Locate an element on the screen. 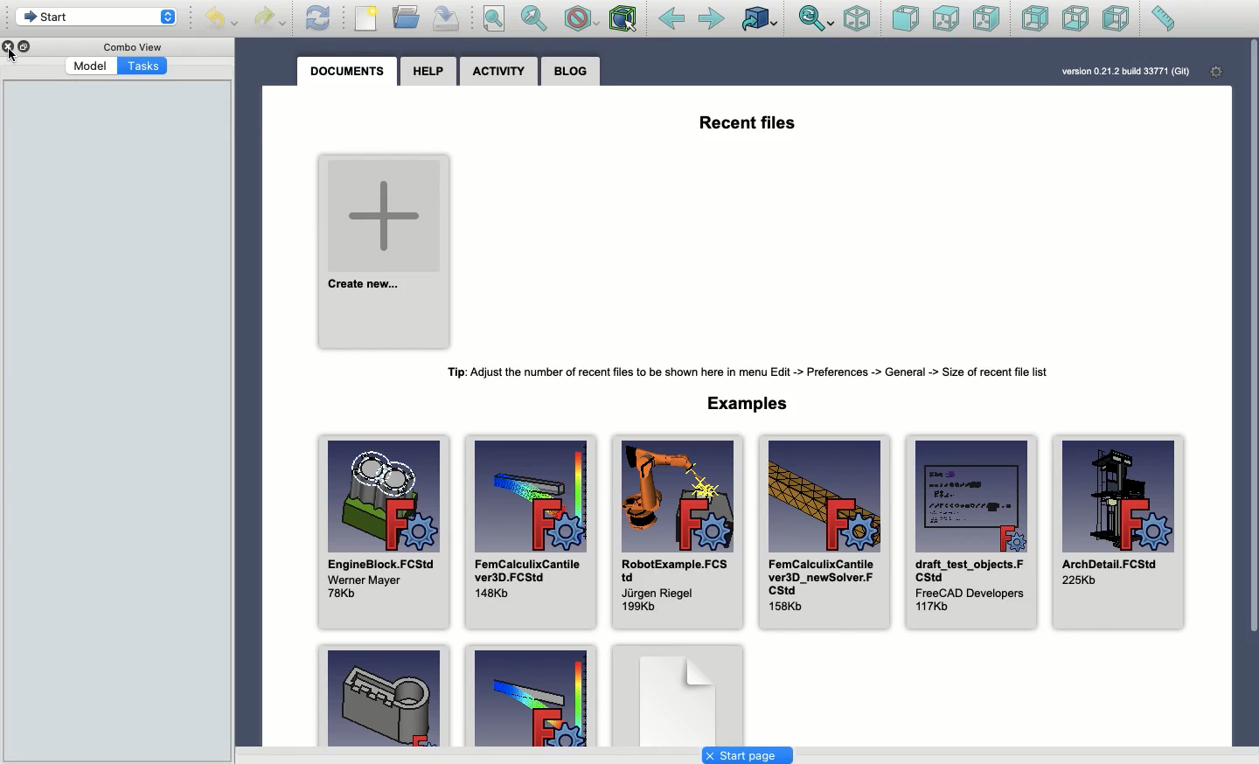 This screenshot has height=764, width=1259. Undo is located at coordinates (222, 17).